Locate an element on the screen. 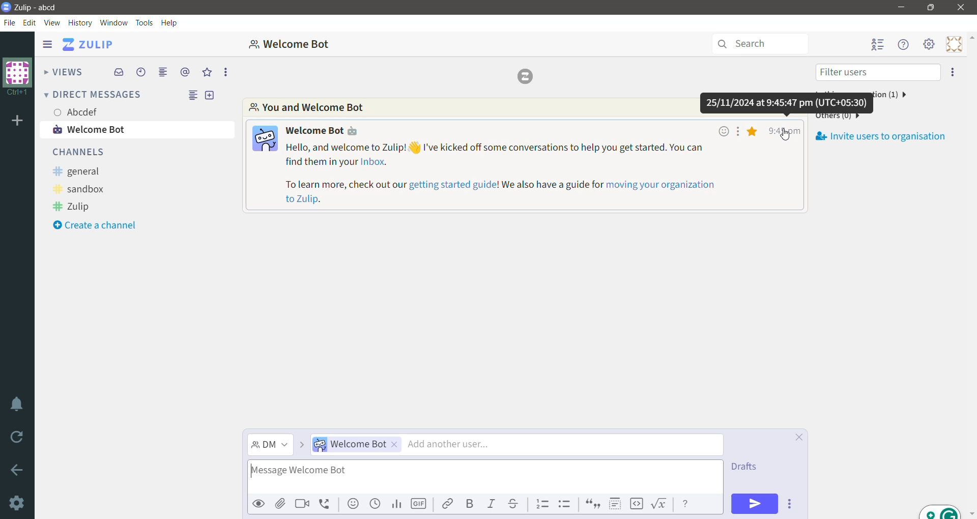 The width and height of the screenshot is (977, 519). Help Menu is located at coordinates (903, 46).